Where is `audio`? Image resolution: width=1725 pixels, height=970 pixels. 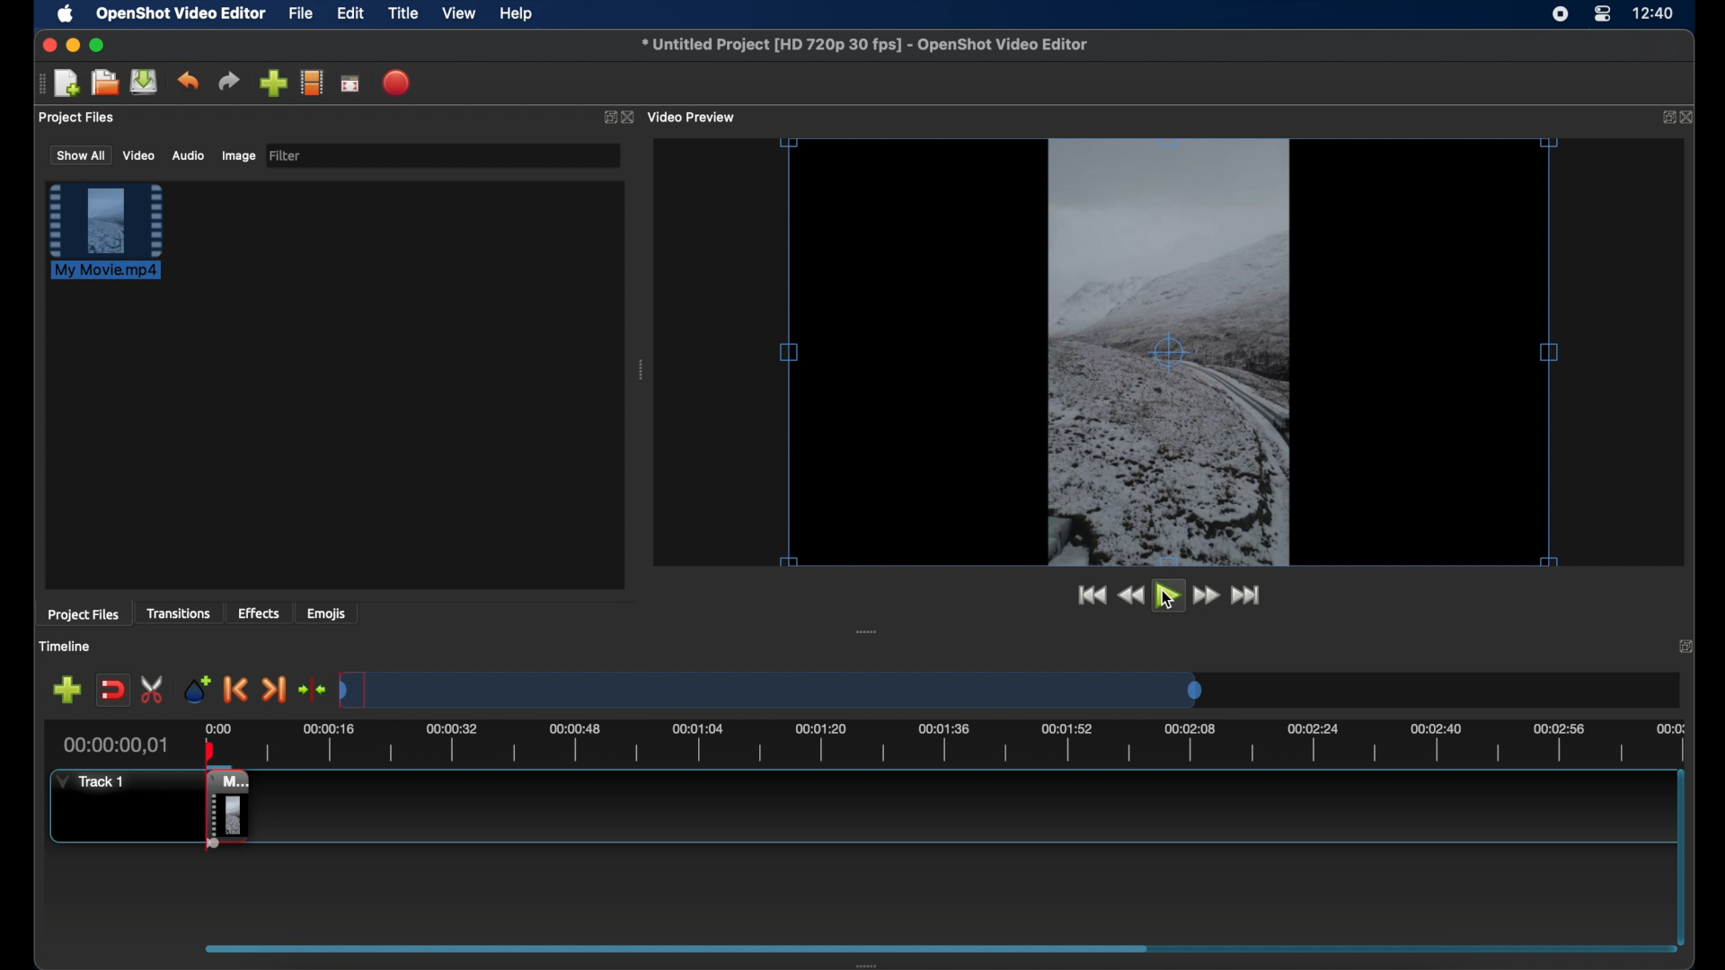
audio is located at coordinates (187, 156).